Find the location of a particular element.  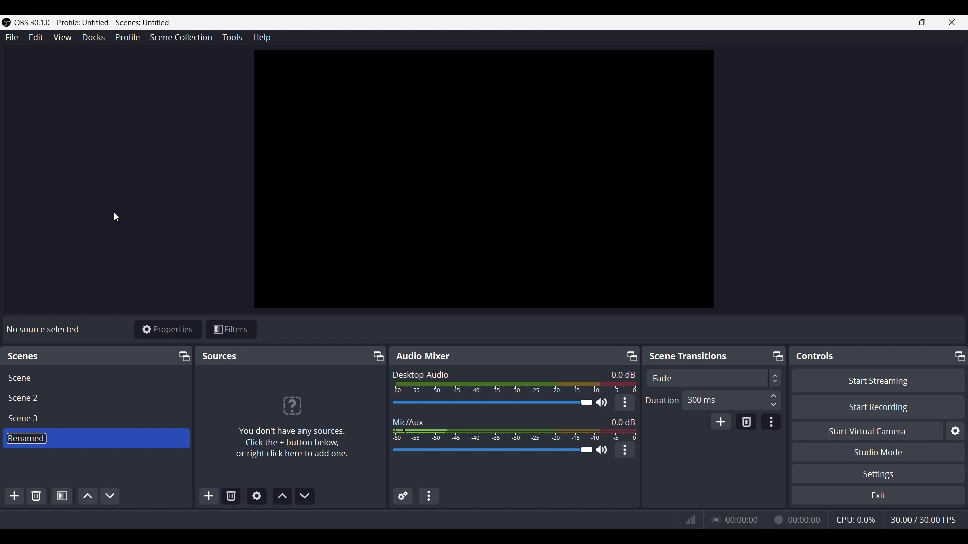

Recording Timer is located at coordinates (805, 519).